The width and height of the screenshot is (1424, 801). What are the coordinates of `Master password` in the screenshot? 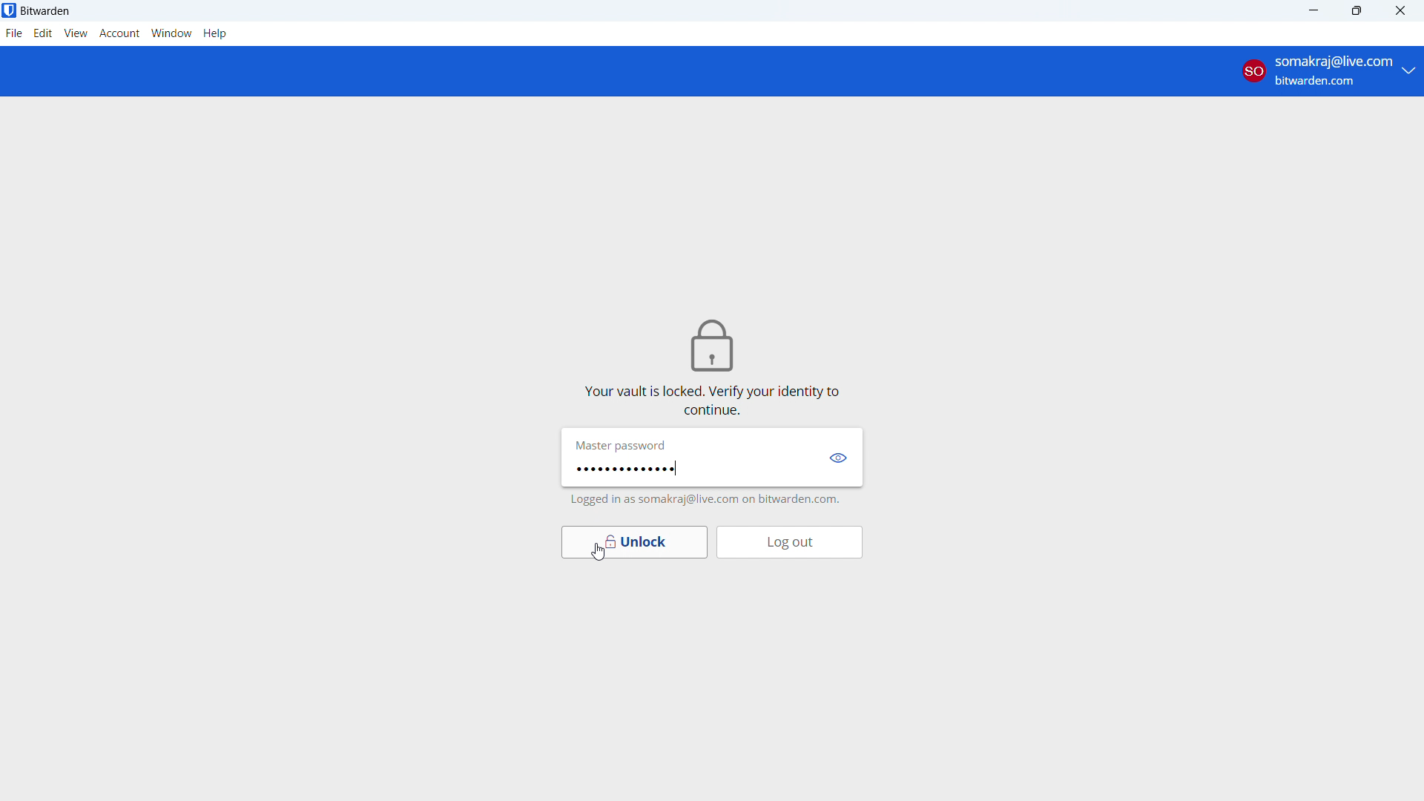 It's located at (622, 444).